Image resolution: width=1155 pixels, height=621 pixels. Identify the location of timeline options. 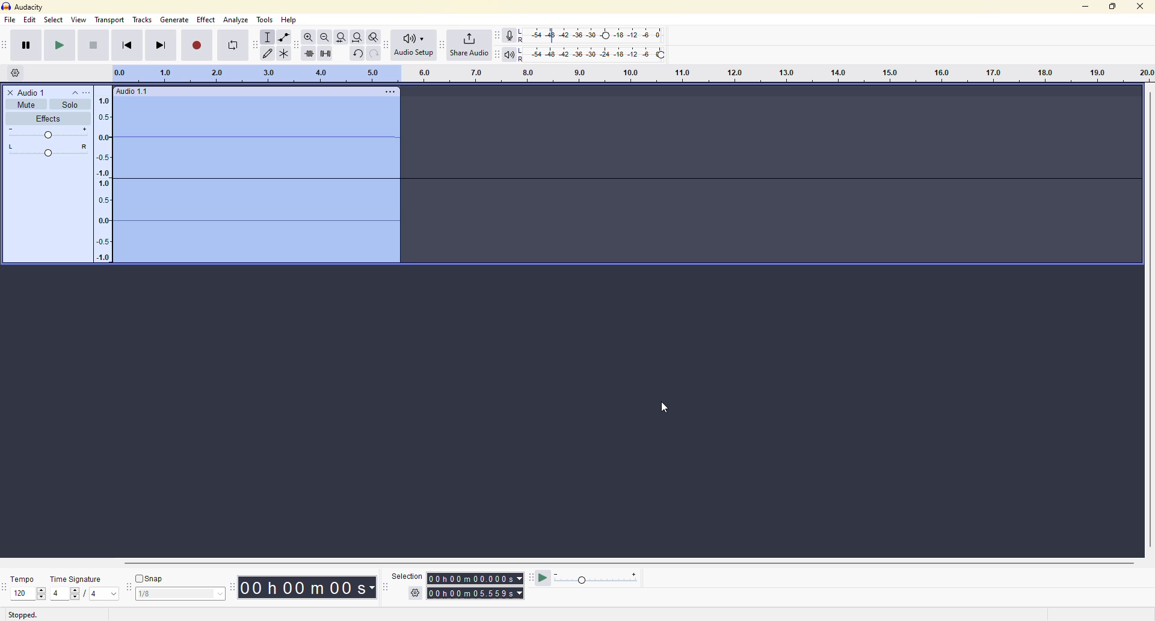
(16, 72).